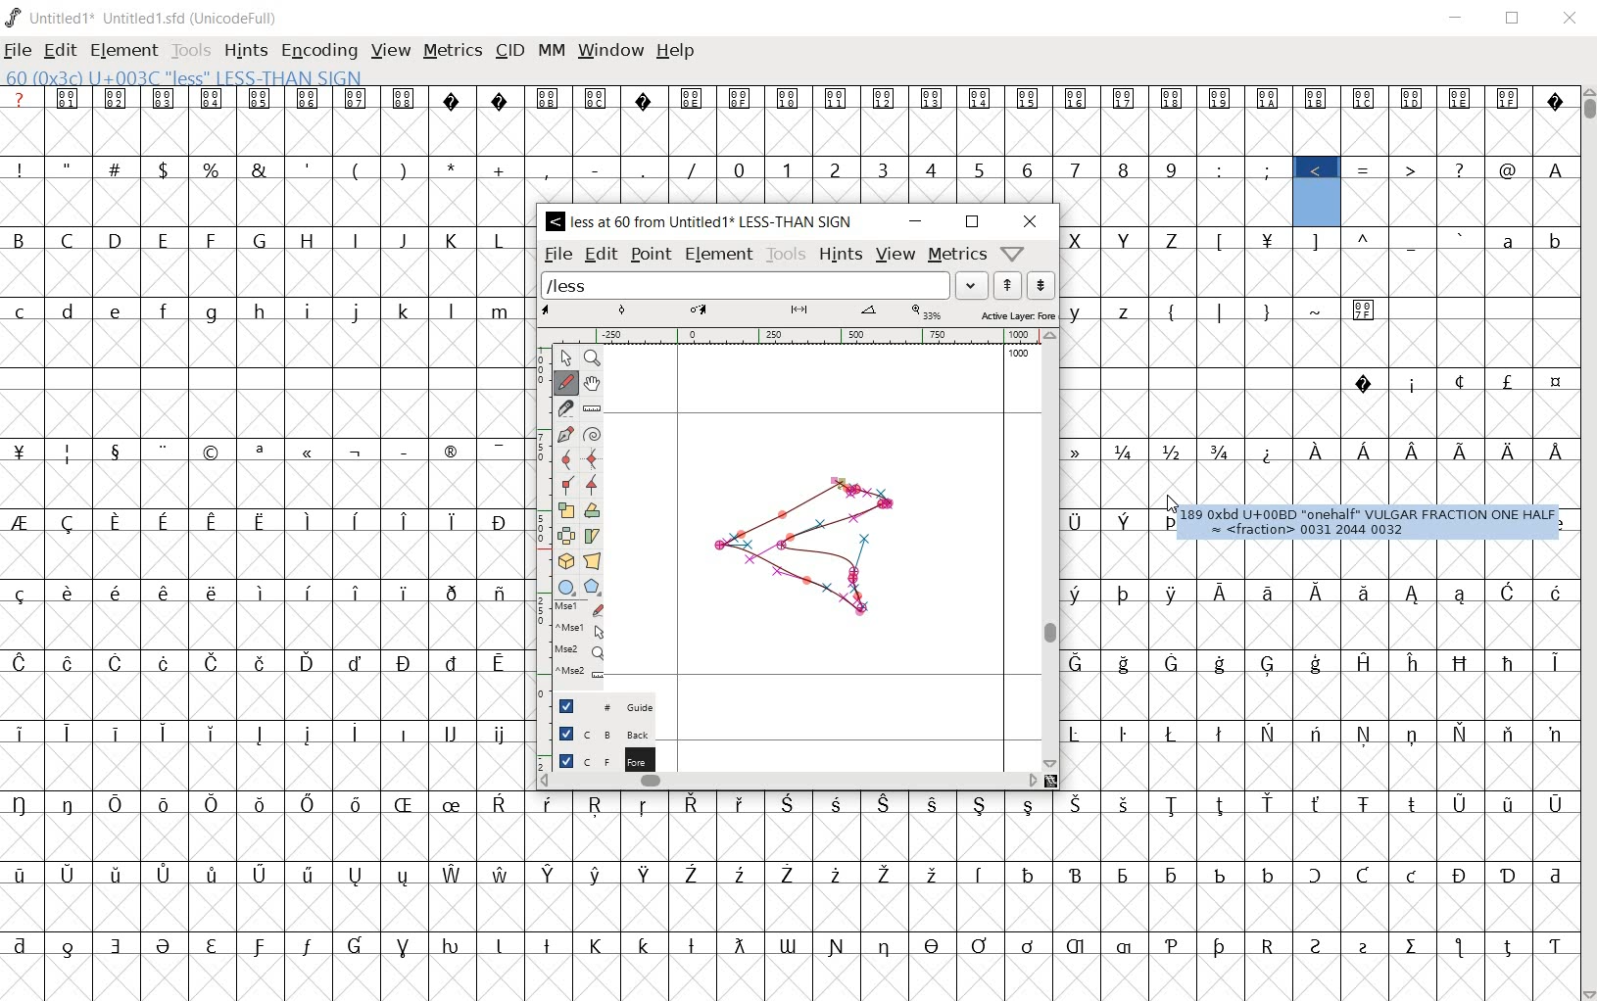 The width and height of the screenshot is (1597, 1001). I want to click on empty cells, so click(267, 411).